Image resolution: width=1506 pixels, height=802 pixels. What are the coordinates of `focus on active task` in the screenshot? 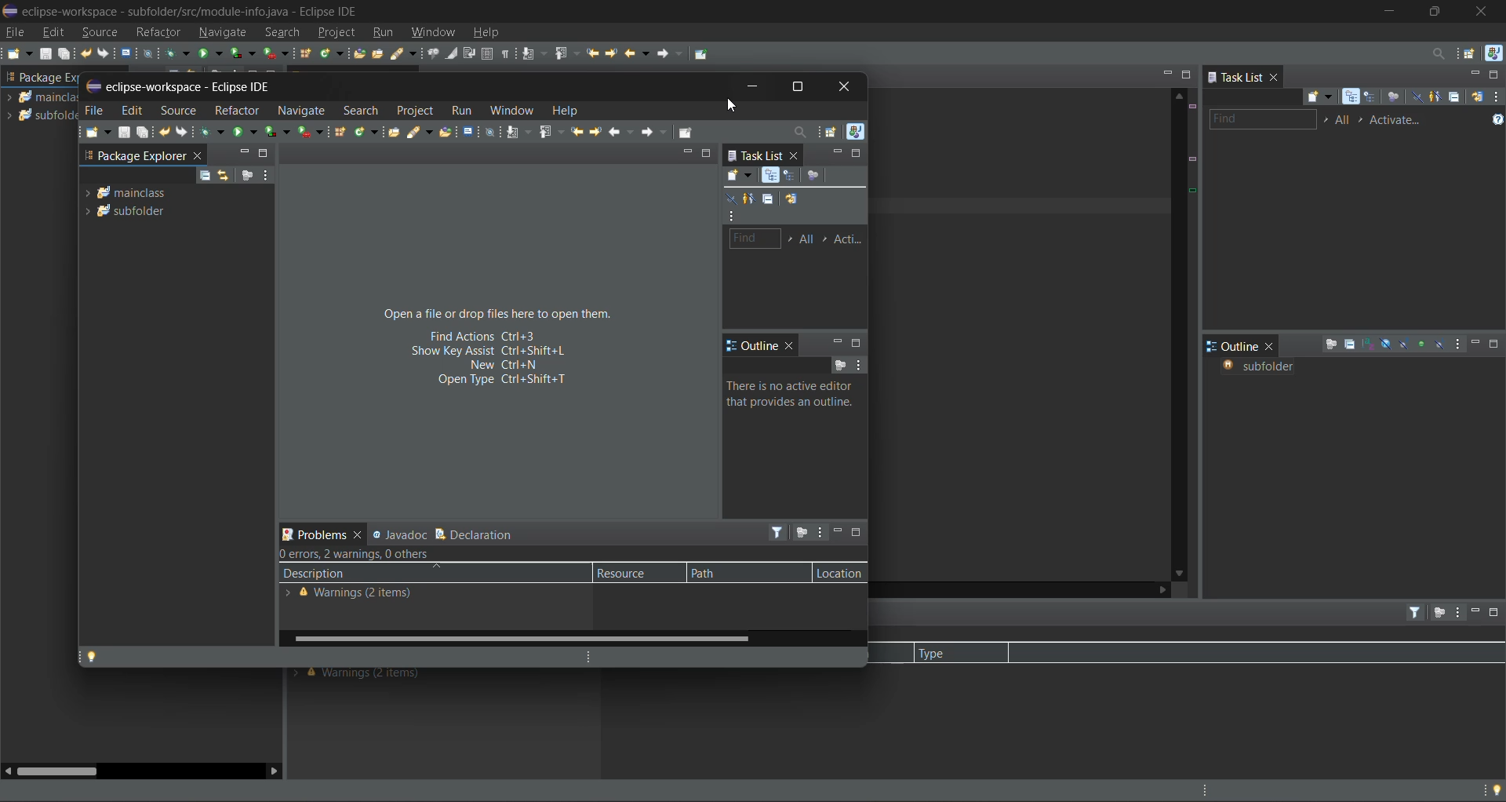 It's located at (1439, 611).